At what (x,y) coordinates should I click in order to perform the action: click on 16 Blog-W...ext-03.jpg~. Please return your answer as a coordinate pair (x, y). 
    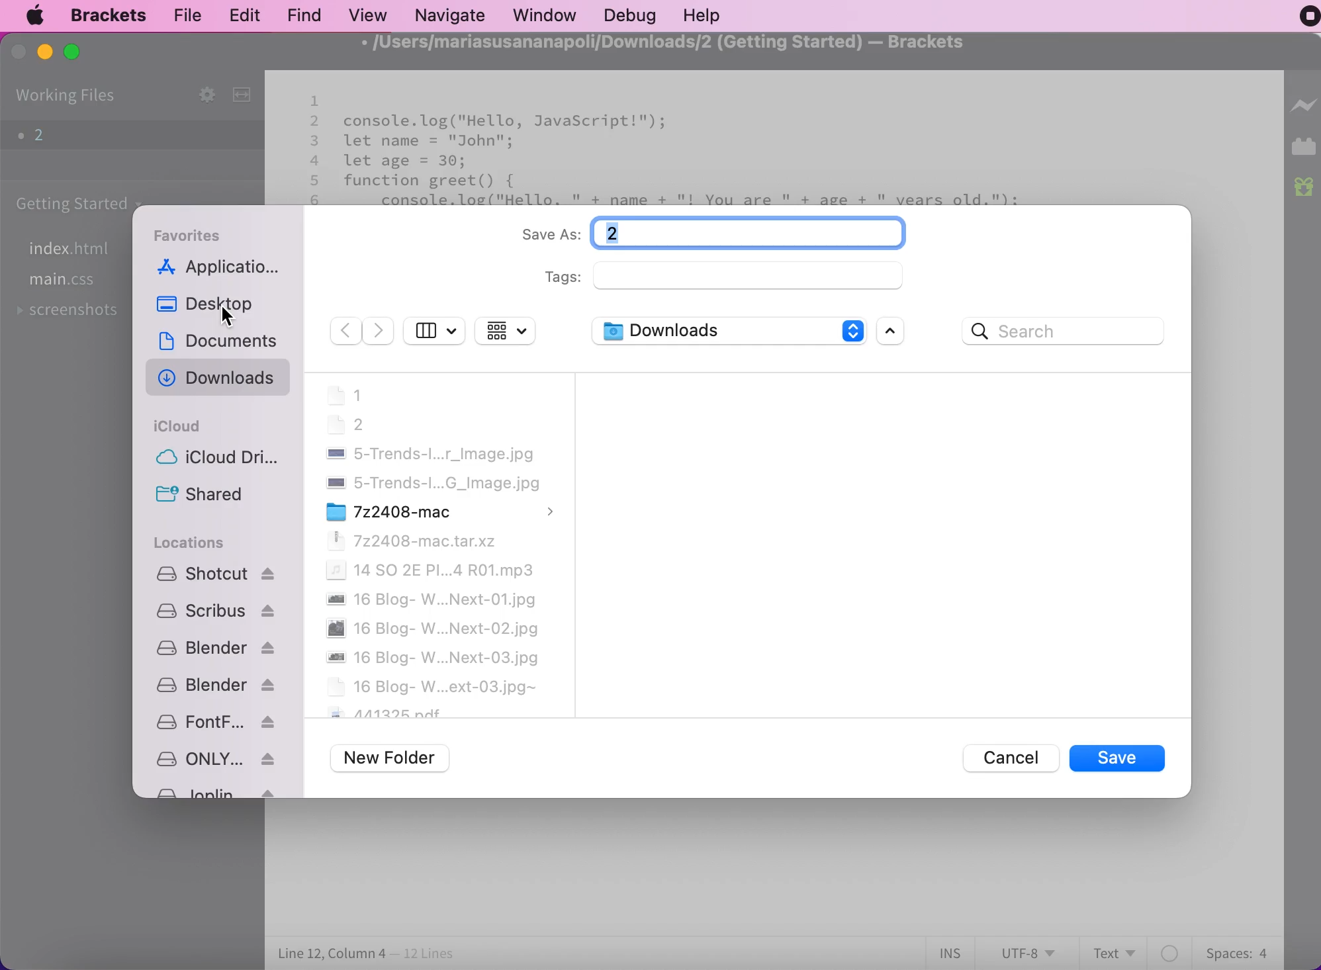
    Looking at the image, I should click on (432, 686).